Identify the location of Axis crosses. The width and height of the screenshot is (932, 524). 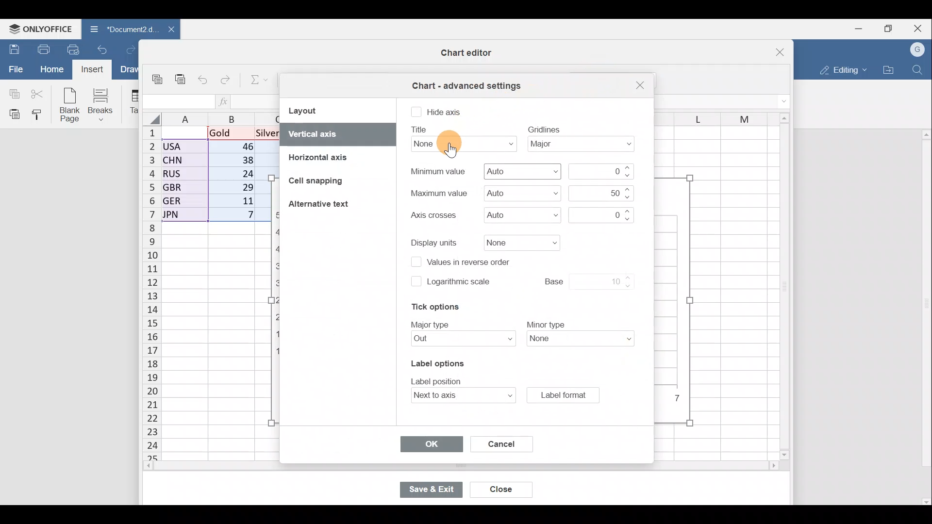
(517, 215).